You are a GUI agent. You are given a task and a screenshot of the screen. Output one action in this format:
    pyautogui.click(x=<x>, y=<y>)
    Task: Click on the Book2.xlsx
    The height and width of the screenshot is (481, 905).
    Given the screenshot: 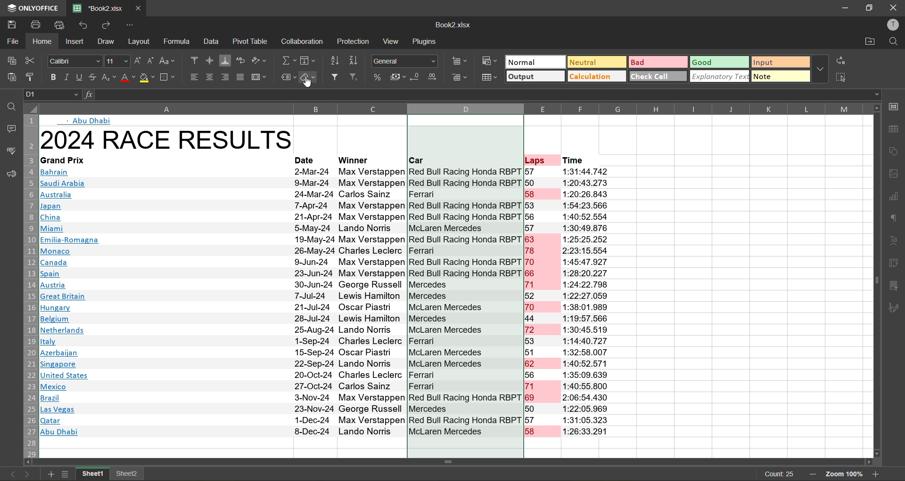 What is the action you would take?
    pyautogui.click(x=452, y=24)
    